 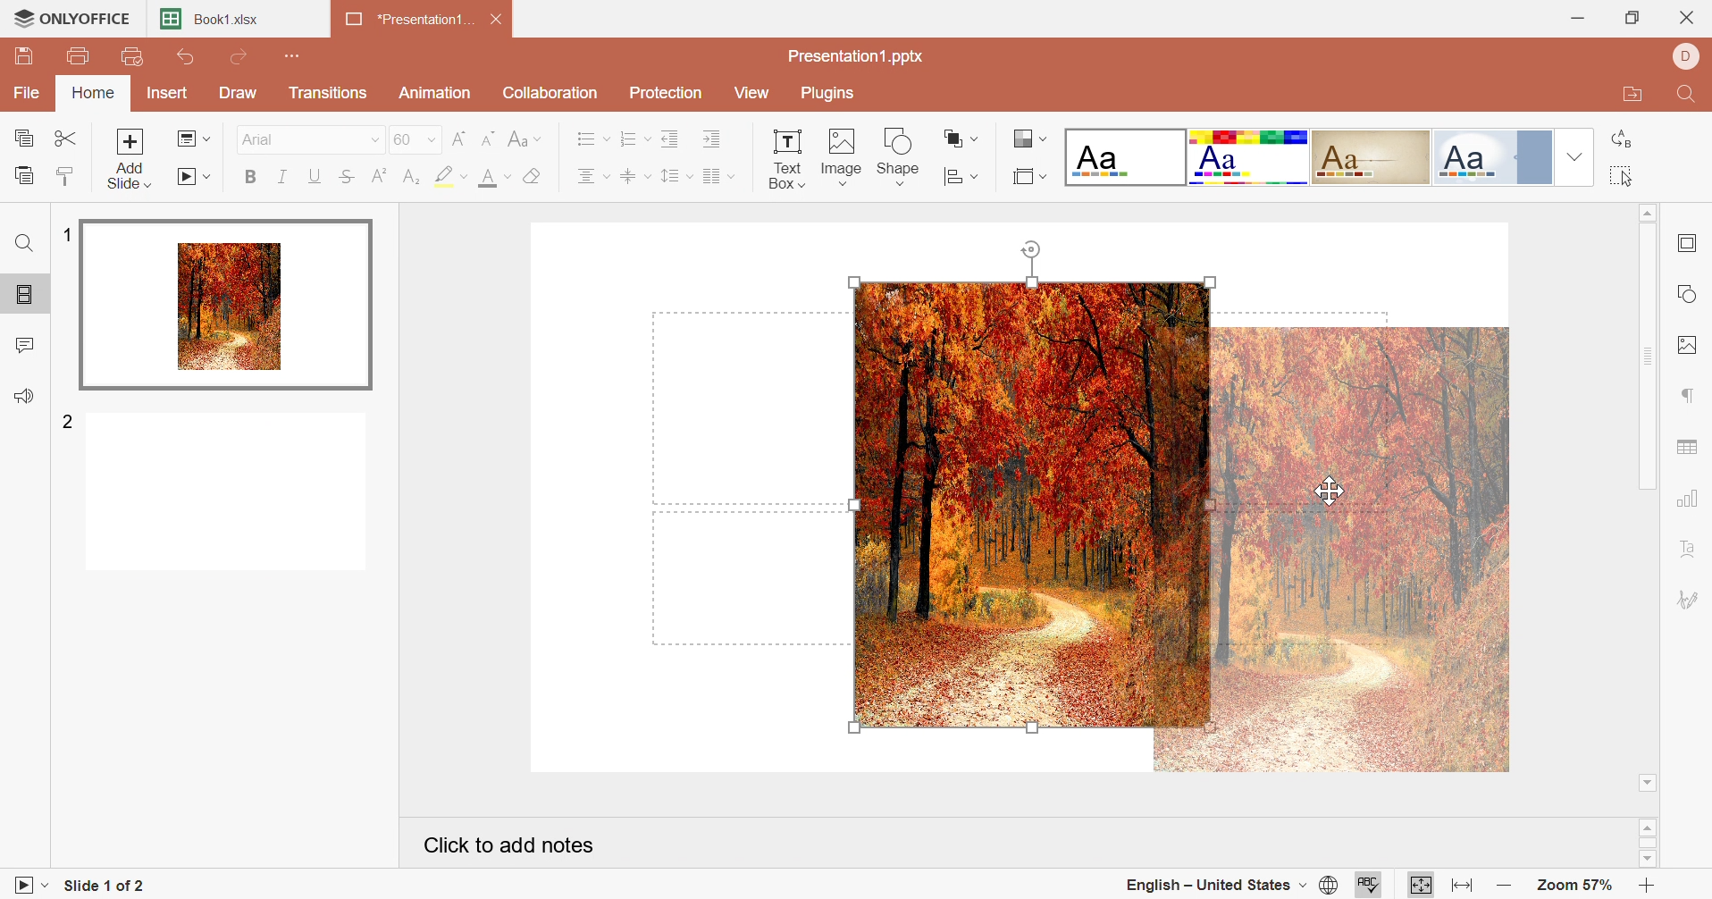 What do you see at coordinates (1027, 178) in the screenshot?
I see `Select slide size` at bounding box center [1027, 178].